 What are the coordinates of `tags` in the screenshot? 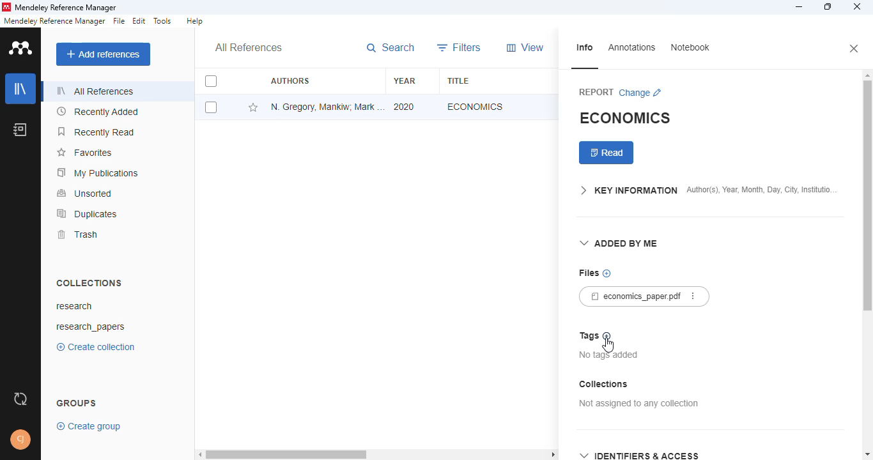 It's located at (589, 336).